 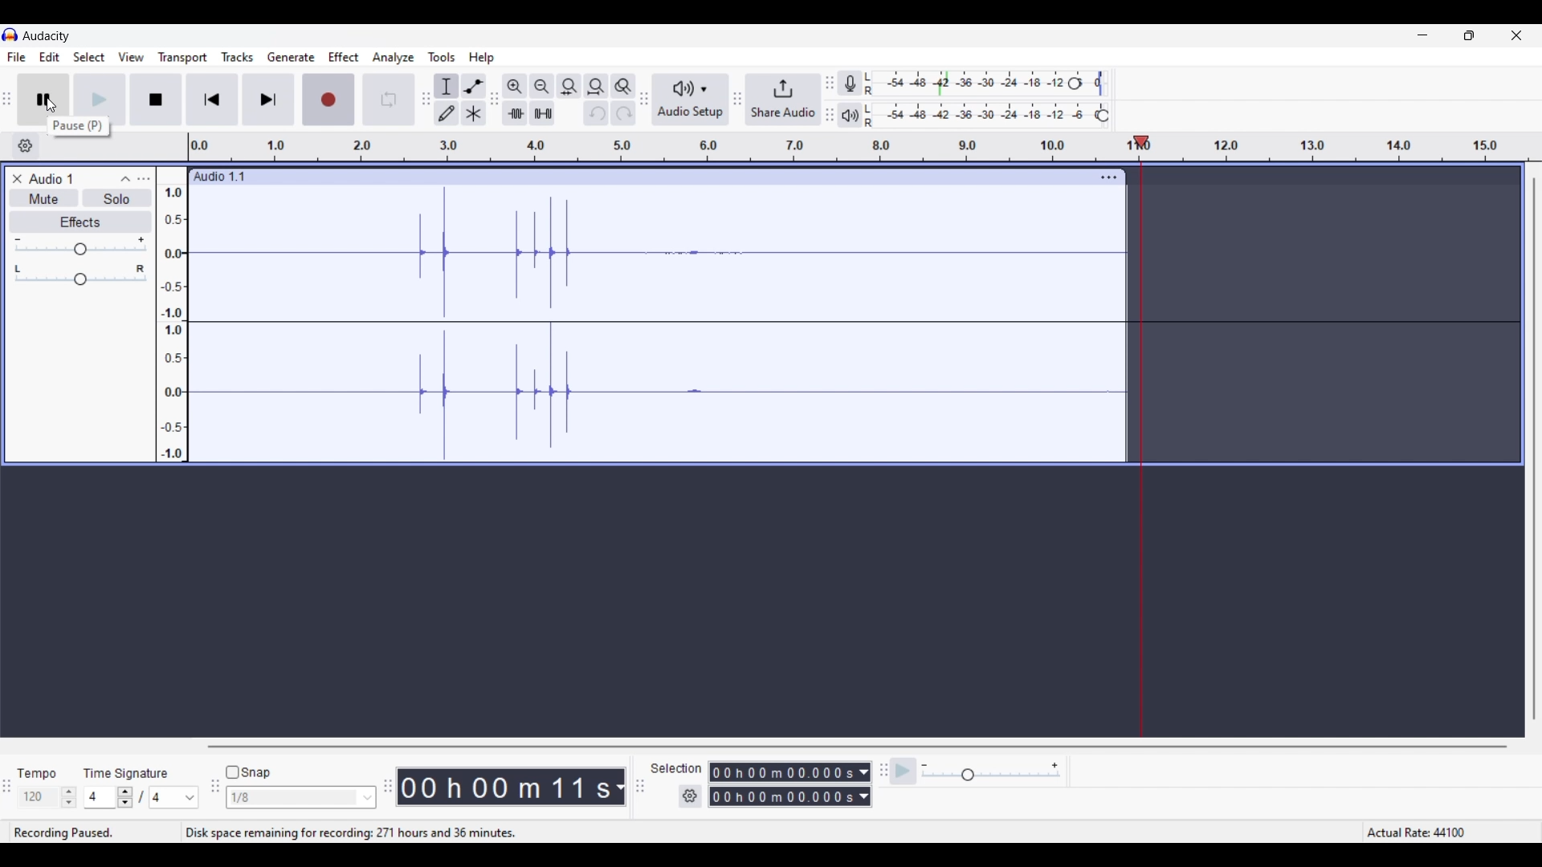 I want to click on Snap options, so click(x=368, y=798).